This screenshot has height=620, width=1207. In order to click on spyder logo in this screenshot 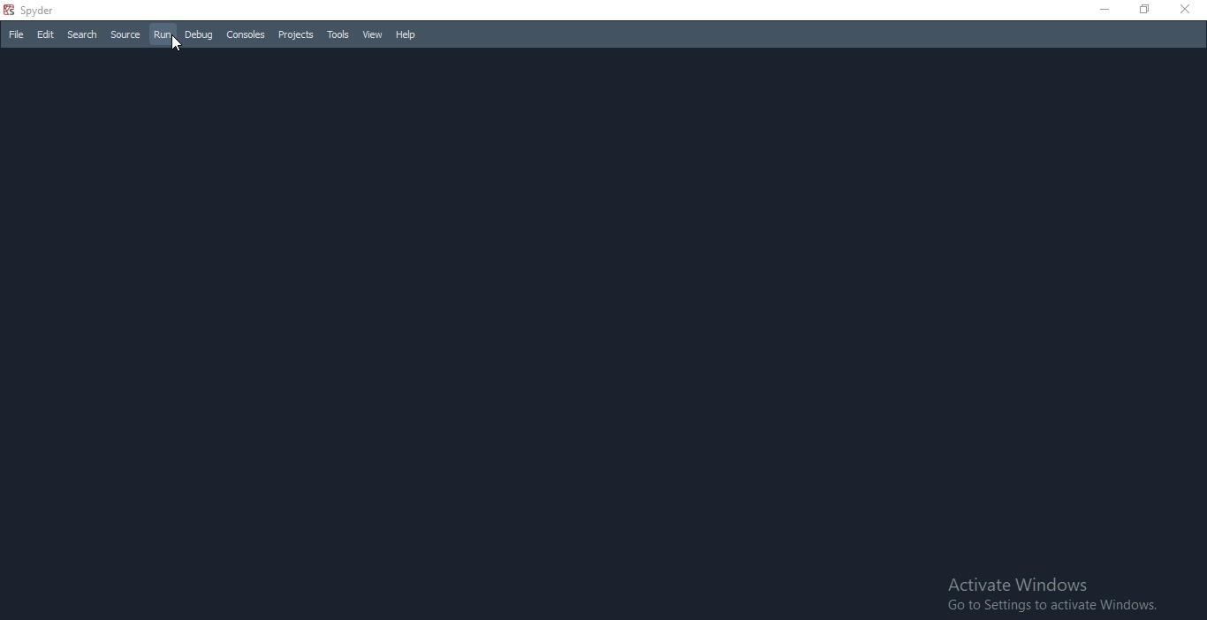, I will do `click(8, 9)`.